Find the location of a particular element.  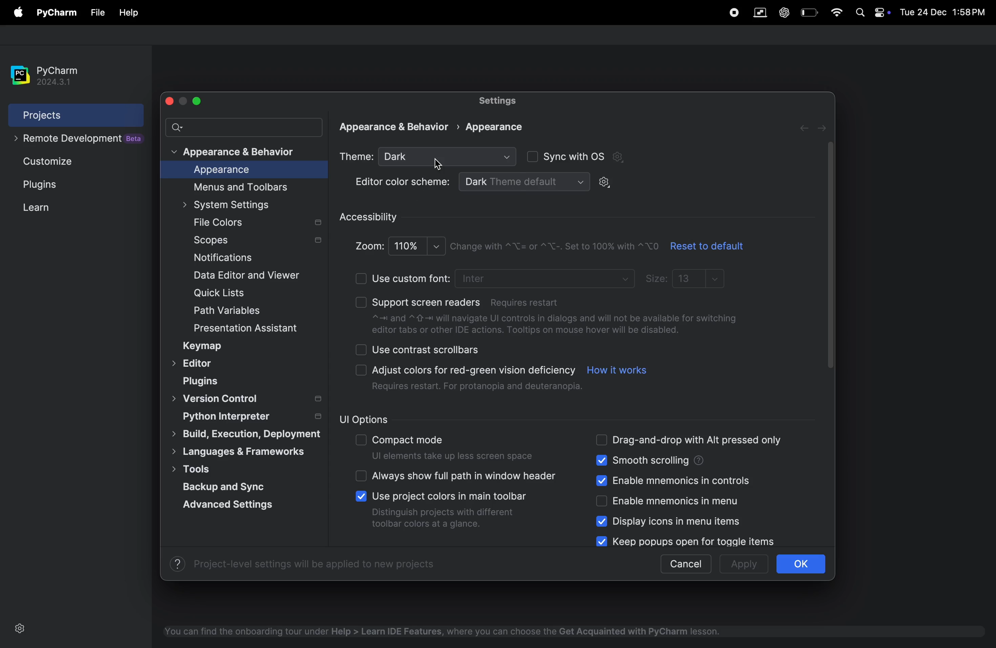

enable mnemonic in controls is located at coordinates (687, 481).